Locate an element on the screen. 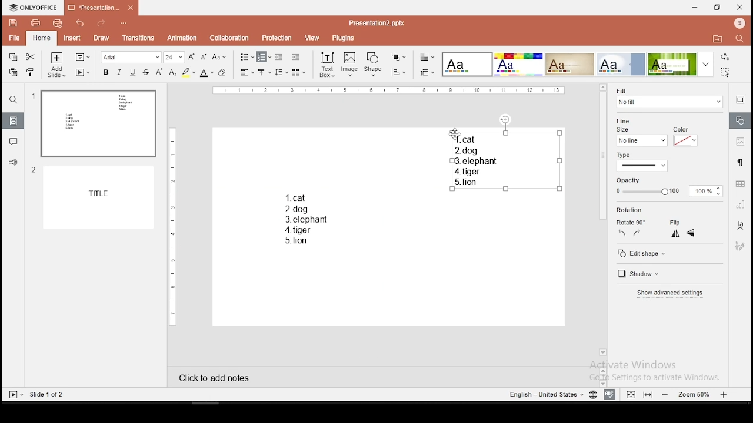  presentation is located at coordinates (101, 8).